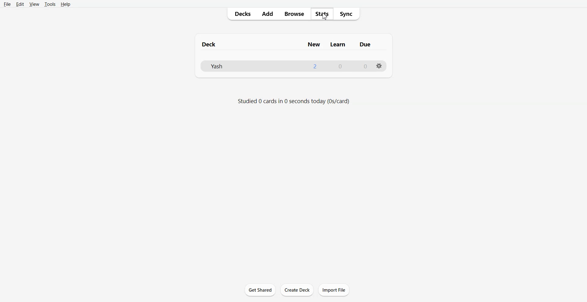 The width and height of the screenshot is (587, 302). What do you see at coordinates (379, 67) in the screenshot?
I see `Settings` at bounding box center [379, 67].